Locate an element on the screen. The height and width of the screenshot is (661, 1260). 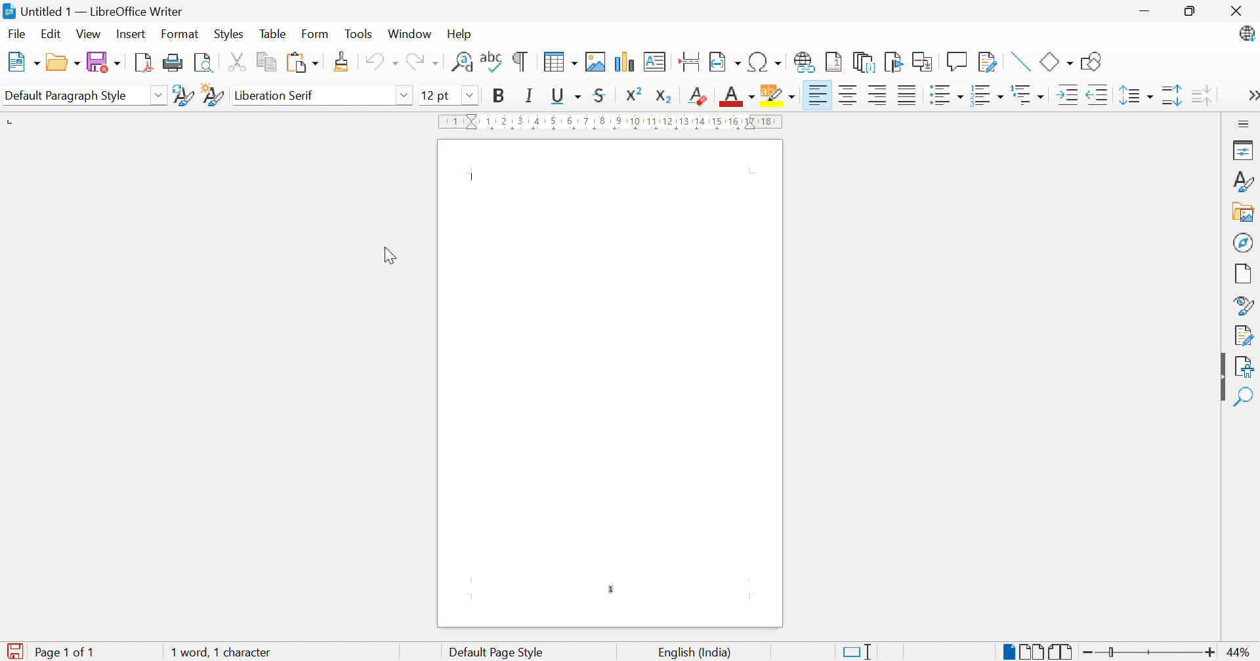
Single-page view is located at coordinates (1011, 651).